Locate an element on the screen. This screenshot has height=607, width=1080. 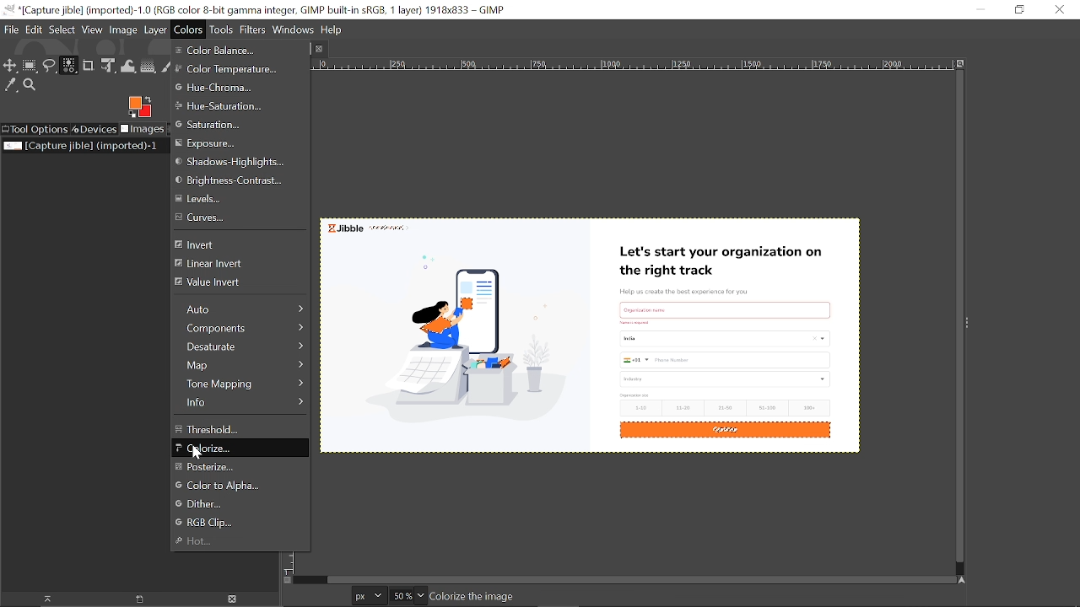
Tool options is located at coordinates (35, 130).